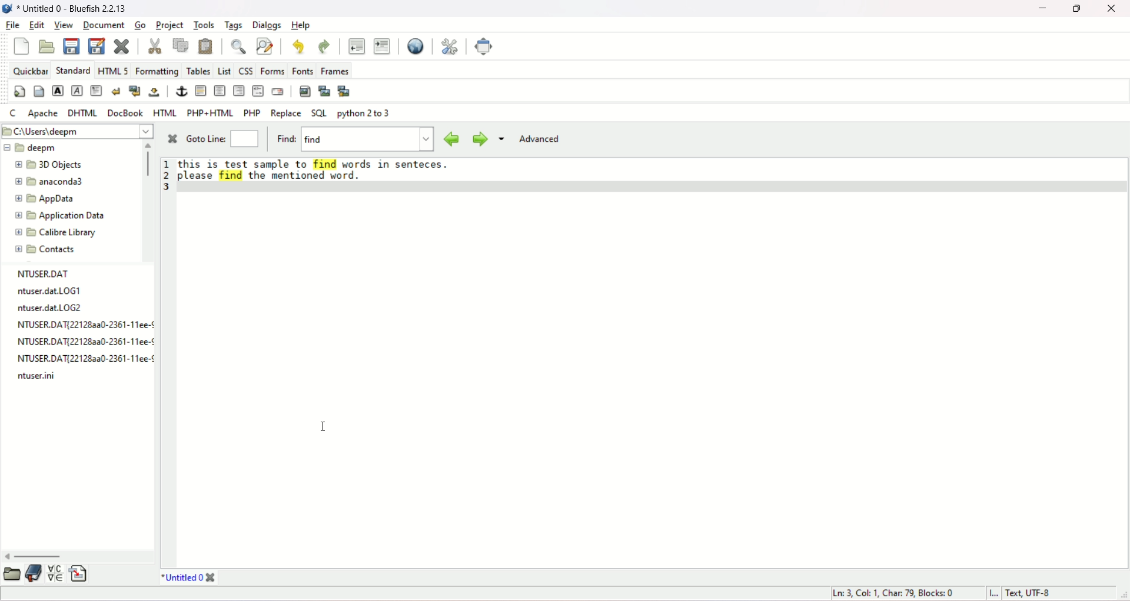 The width and height of the screenshot is (1130, 601). What do you see at coordinates (55, 573) in the screenshot?
I see `insert special character` at bounding box center [55, 573].